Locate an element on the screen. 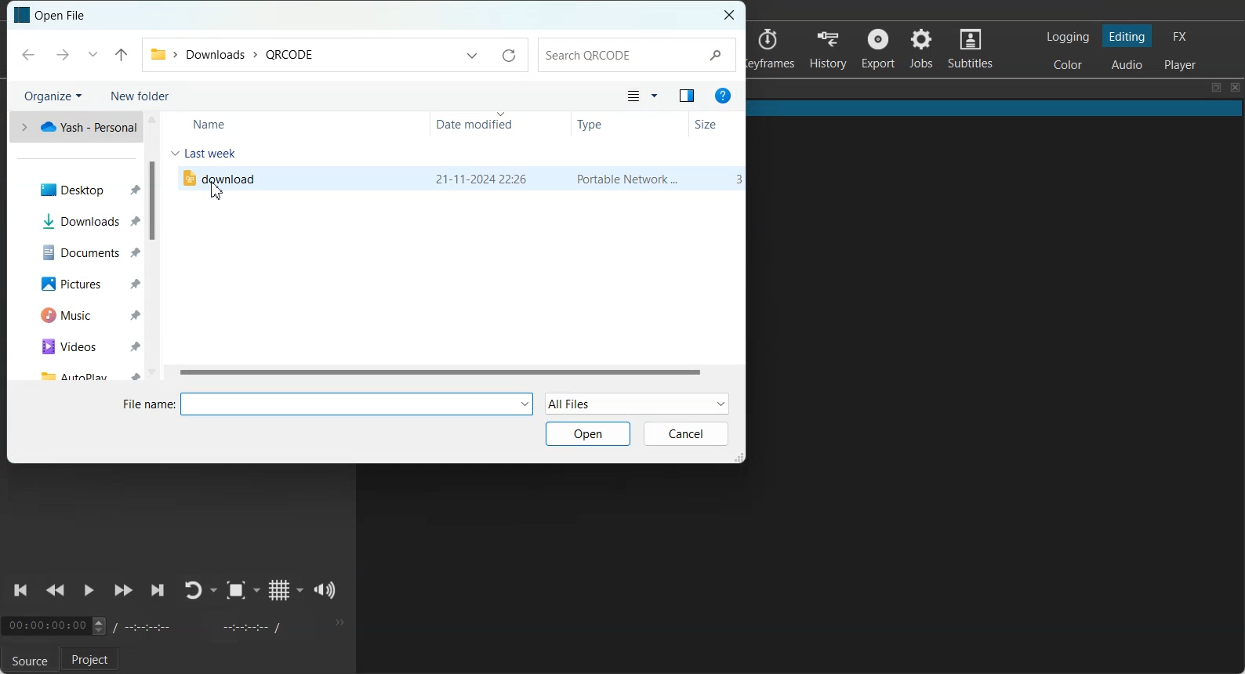 This screenshot has width=1245, height=674. Toggle Zoom is located at coordinates (236, 590).